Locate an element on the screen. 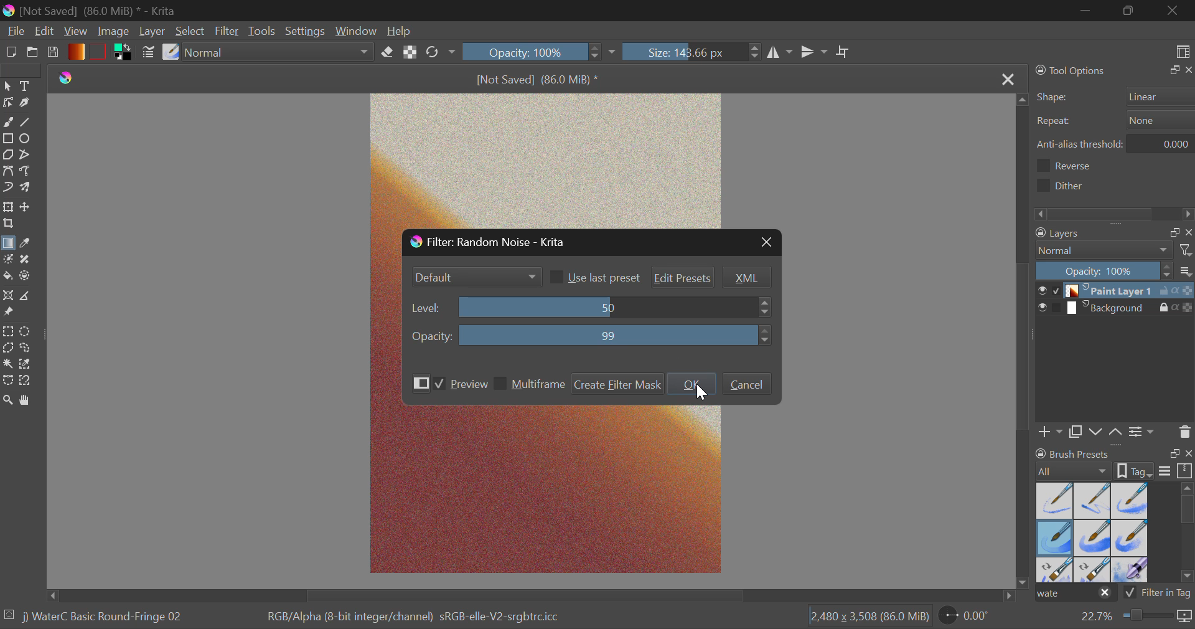 The image size is (1195, 629). Circular Selection is located at coordinates (26, 331).